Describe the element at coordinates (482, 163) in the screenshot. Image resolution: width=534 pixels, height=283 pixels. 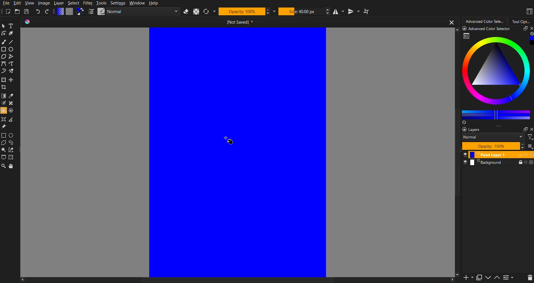
I see `background` at that location.